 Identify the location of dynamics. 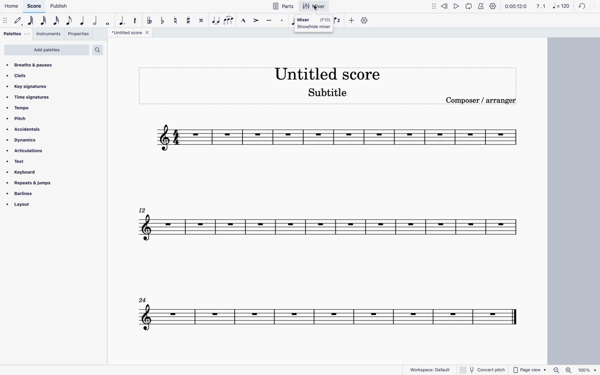
(38, 140).